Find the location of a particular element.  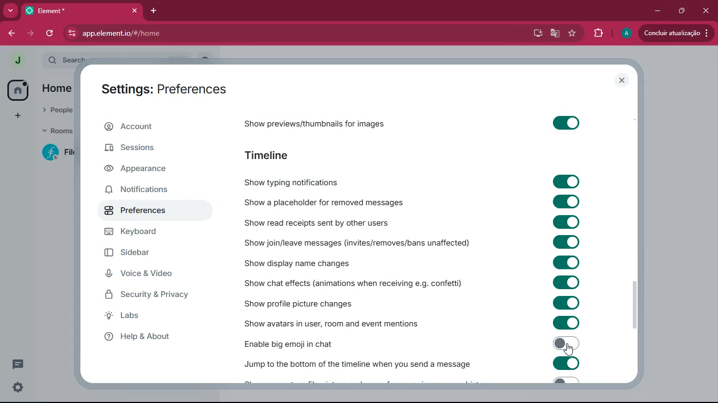

toggle on  is located at coordinates (566, 221).